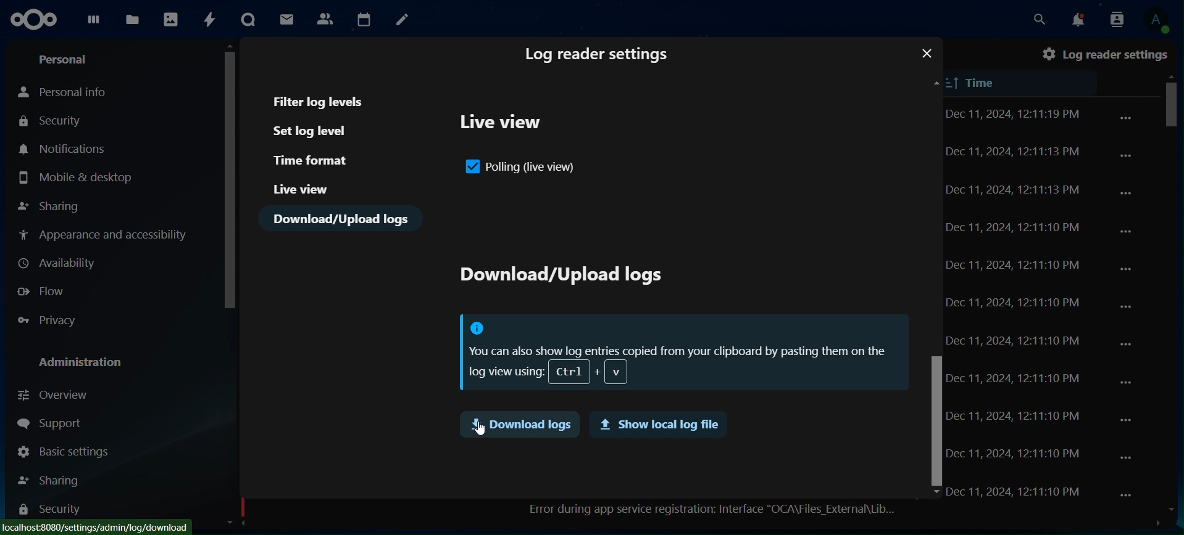 The image size is (1184, 535). What do you see at coordinates (402, 18) in the screenshot?
I see `notes` at bounding box center [402, 18].